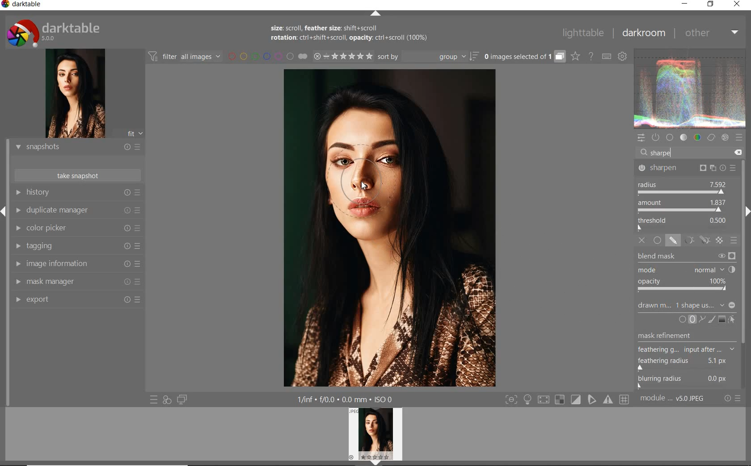  I want to click on quick access for applying any of your styles, so click(166, 400).